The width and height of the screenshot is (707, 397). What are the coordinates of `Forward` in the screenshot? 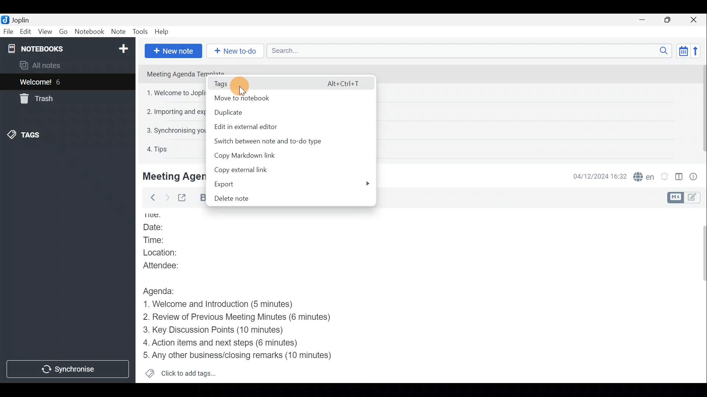 It's located at (166, 197).